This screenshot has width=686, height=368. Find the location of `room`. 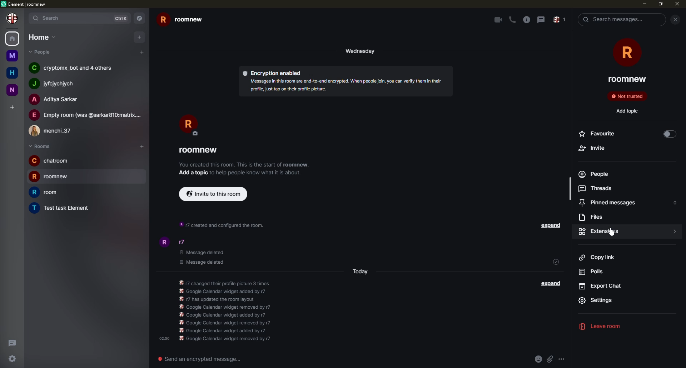

room is located at coordinates (14, 90).